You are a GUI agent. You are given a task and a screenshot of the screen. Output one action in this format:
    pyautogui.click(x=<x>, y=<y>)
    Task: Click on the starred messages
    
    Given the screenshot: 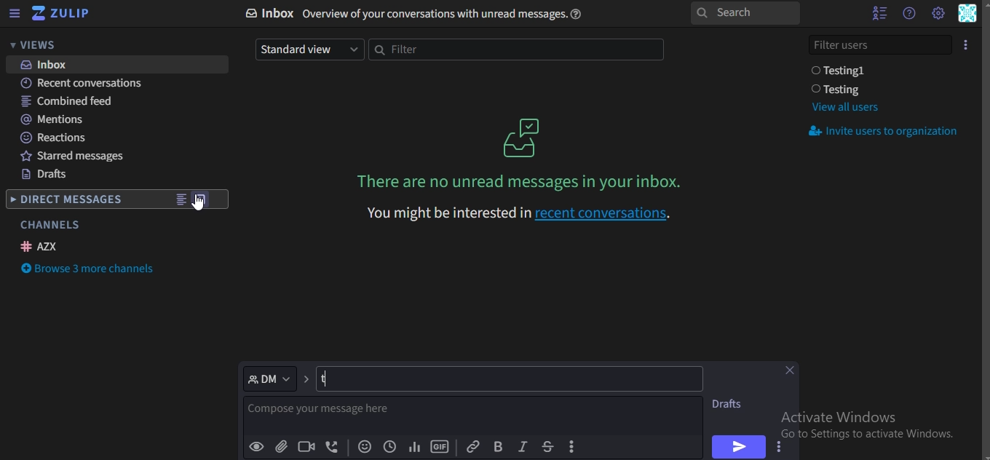 What is the action you would take?
    pyautogui.click(x=79, y=158)
    